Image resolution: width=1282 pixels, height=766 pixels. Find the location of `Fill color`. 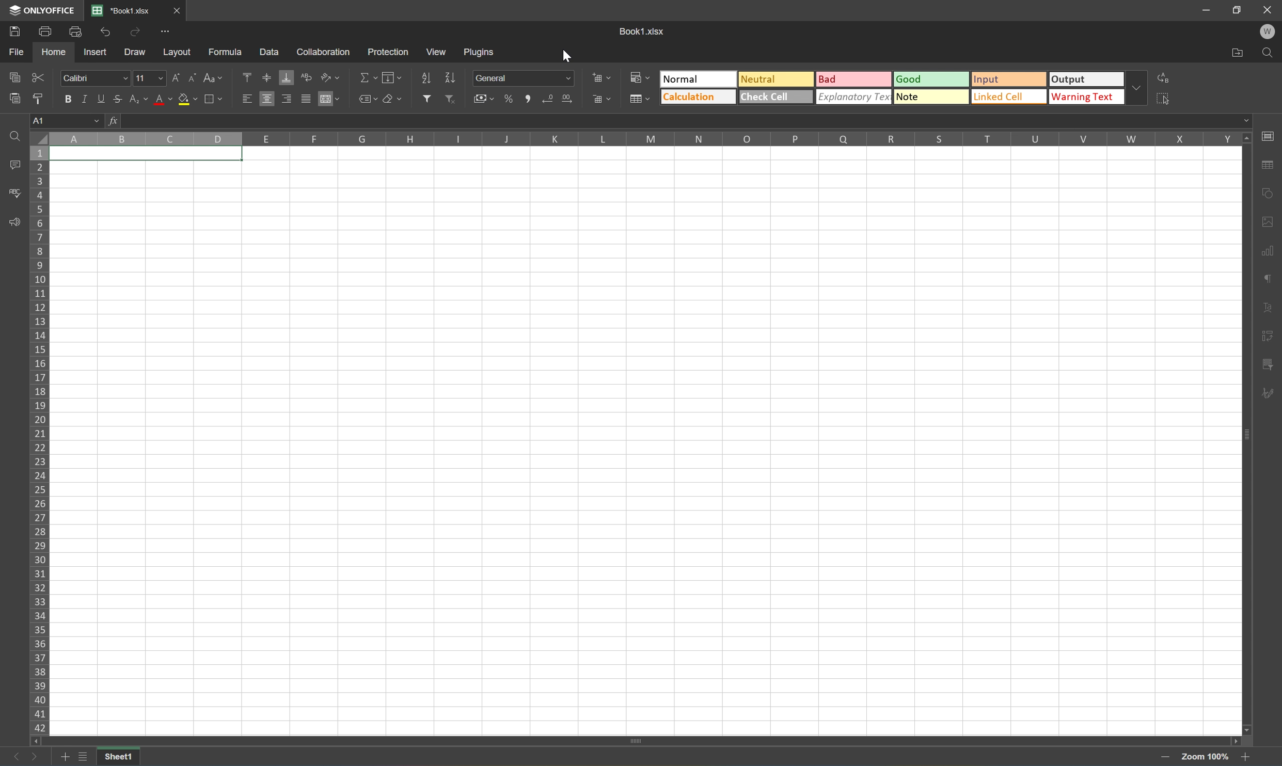

Fill color is located at coordinates (187, 100).